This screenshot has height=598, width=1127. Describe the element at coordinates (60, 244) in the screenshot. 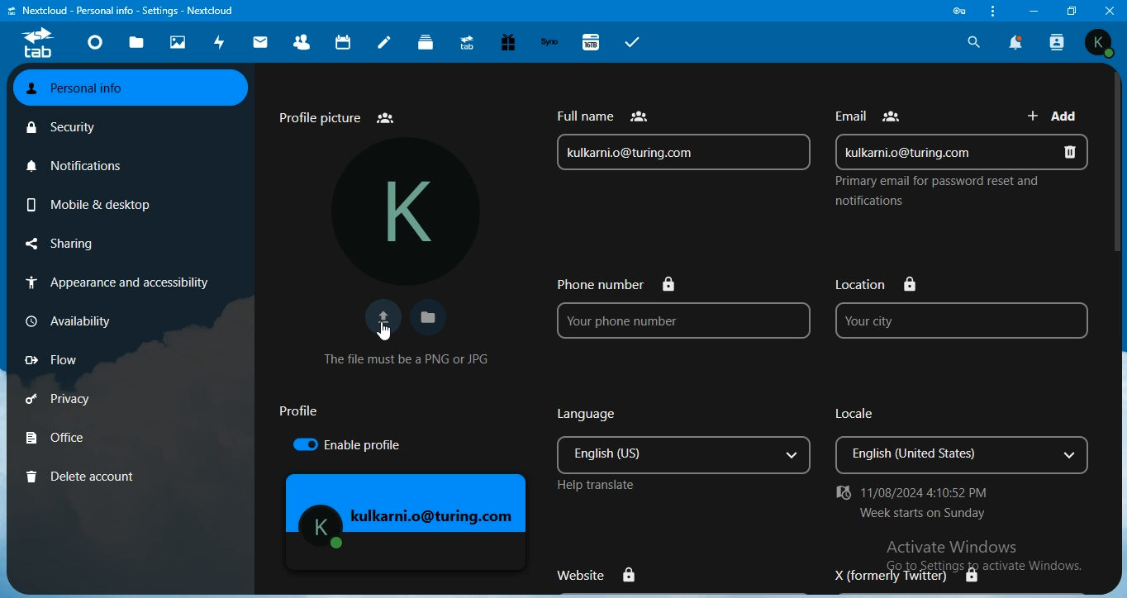

I see `sharing` at that location.